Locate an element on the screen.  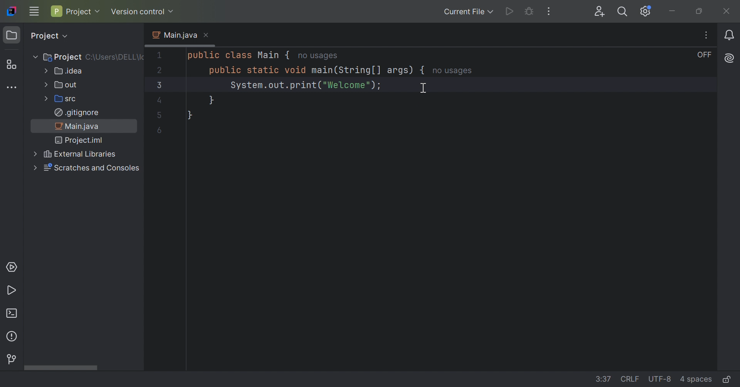
Structure is located at coordinates (10, 65).